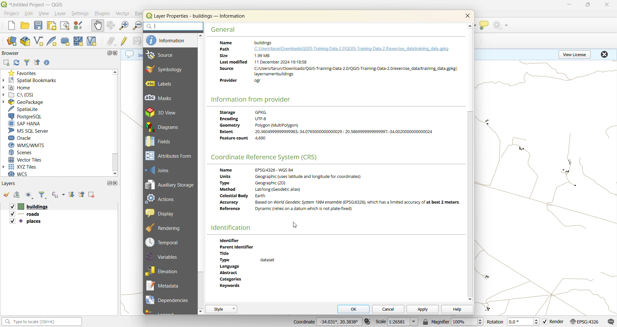  I want to click on view, so click(45, 13).